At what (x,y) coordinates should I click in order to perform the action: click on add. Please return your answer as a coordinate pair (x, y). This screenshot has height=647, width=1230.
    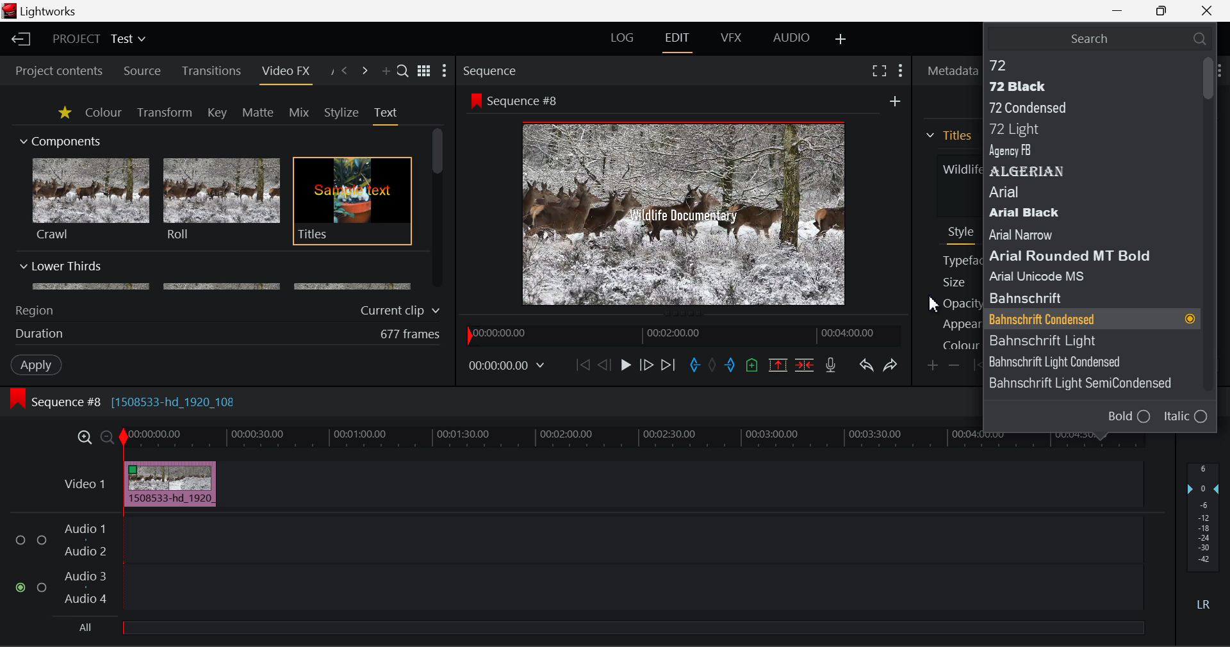
    Looking at the image, I should click on (895, 101).